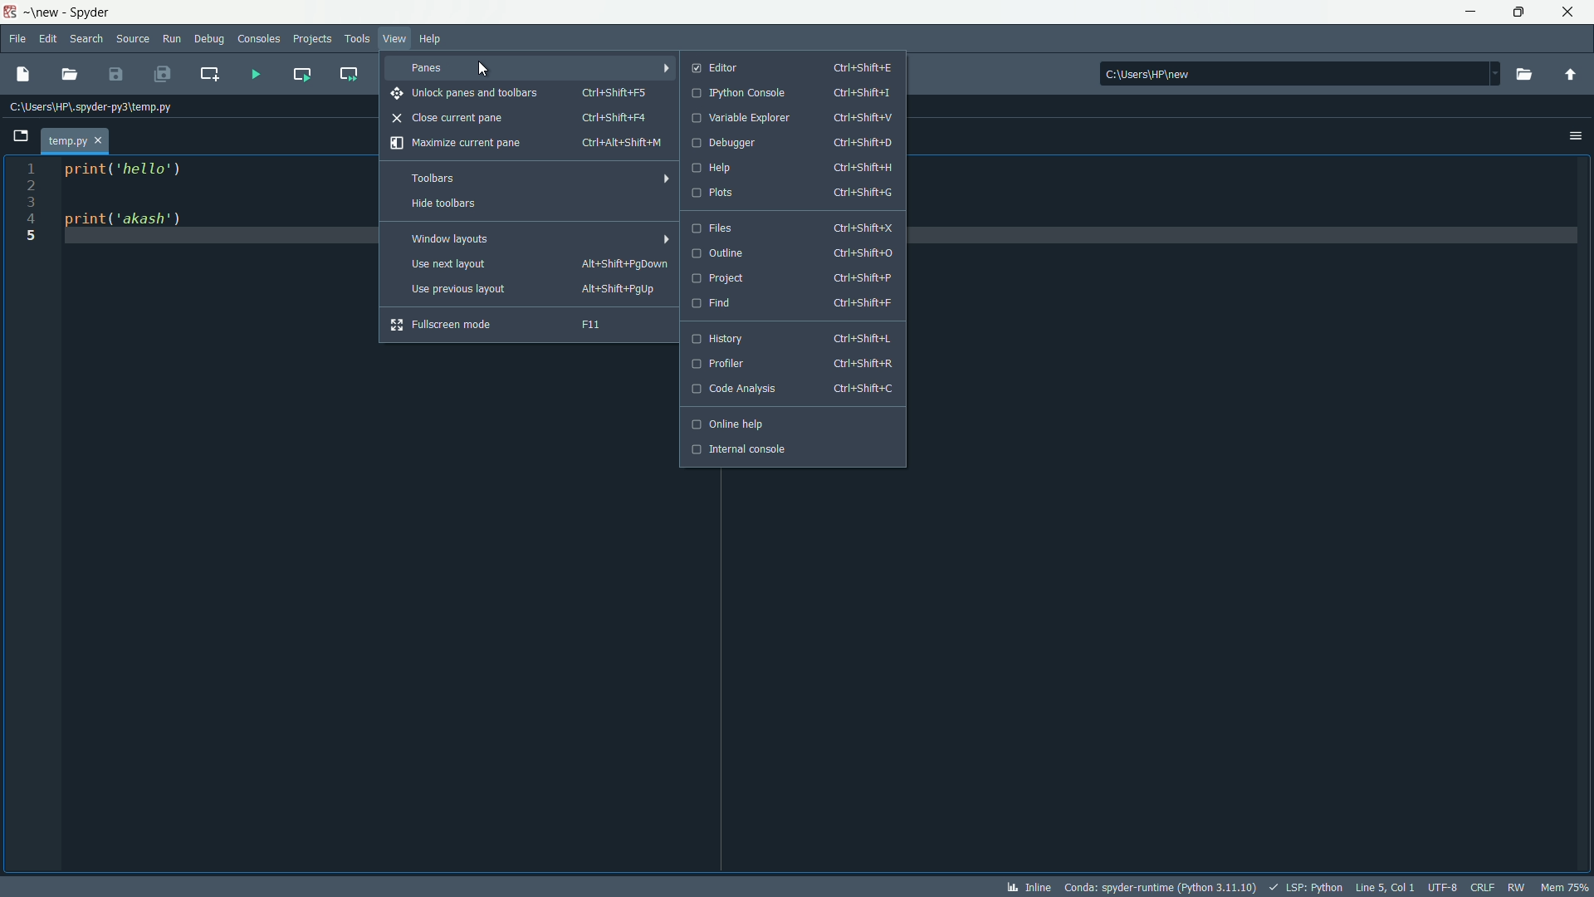 This screenshot has width=1594, height=897. I want to click on online help, so click(788, 424).